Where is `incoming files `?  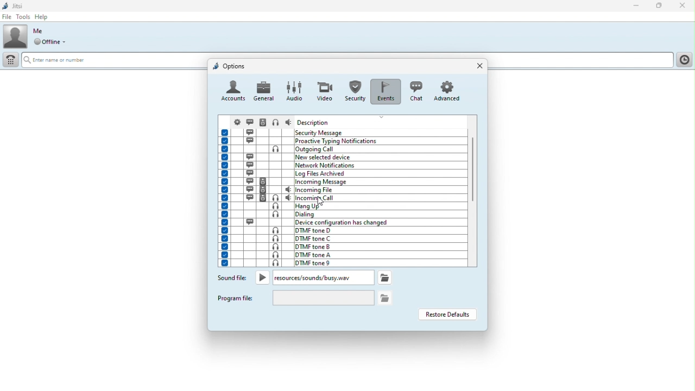
incoming files  is located at coordinates (342, 190).